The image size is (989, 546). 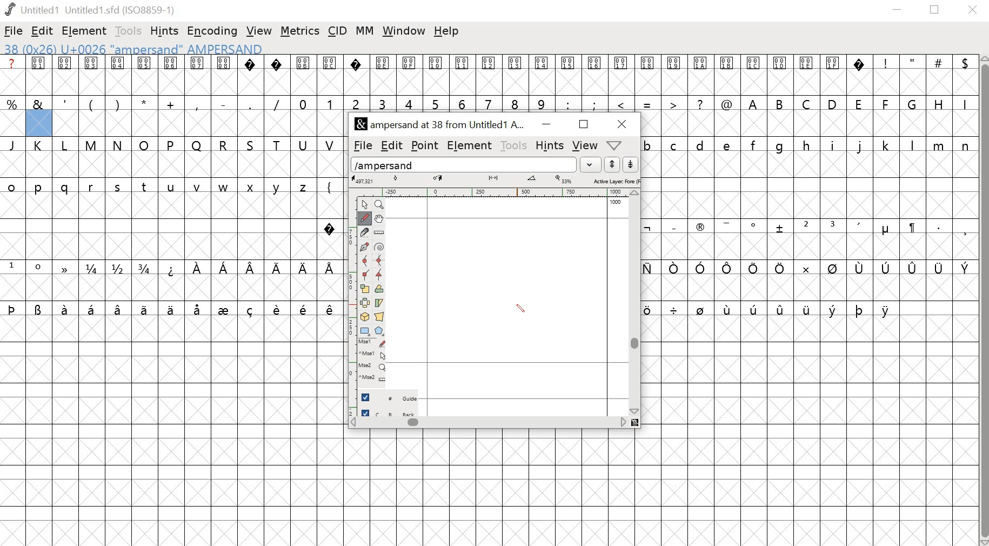 What do you see at coordinates (251, 75) in the screenshot?
I see `?` at bounding box center [251, 75].